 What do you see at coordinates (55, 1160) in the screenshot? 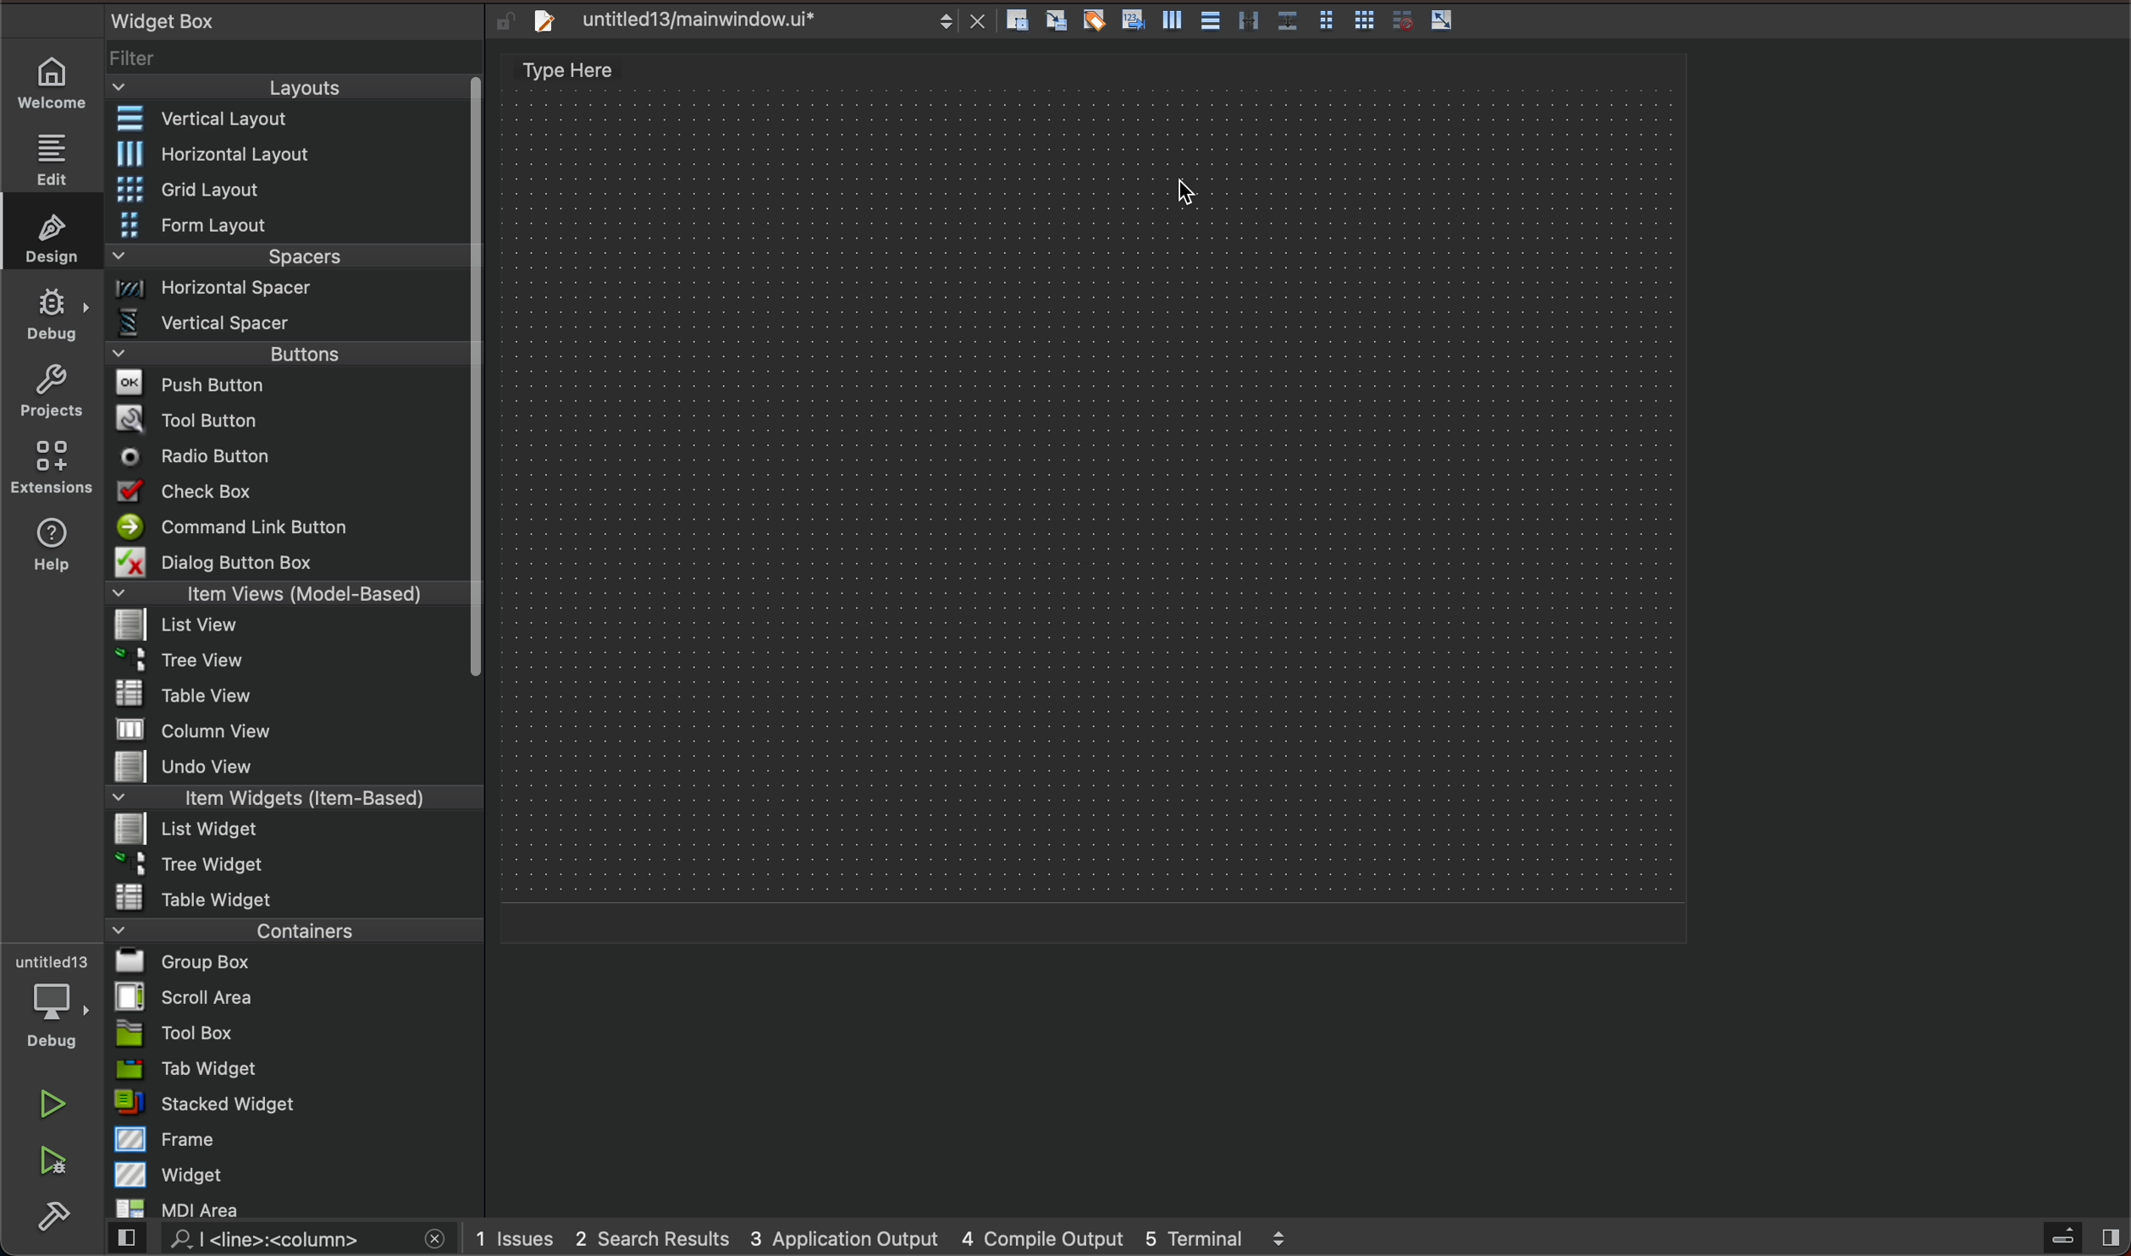
I see `debug and run` at bounding box center [55, 1160].